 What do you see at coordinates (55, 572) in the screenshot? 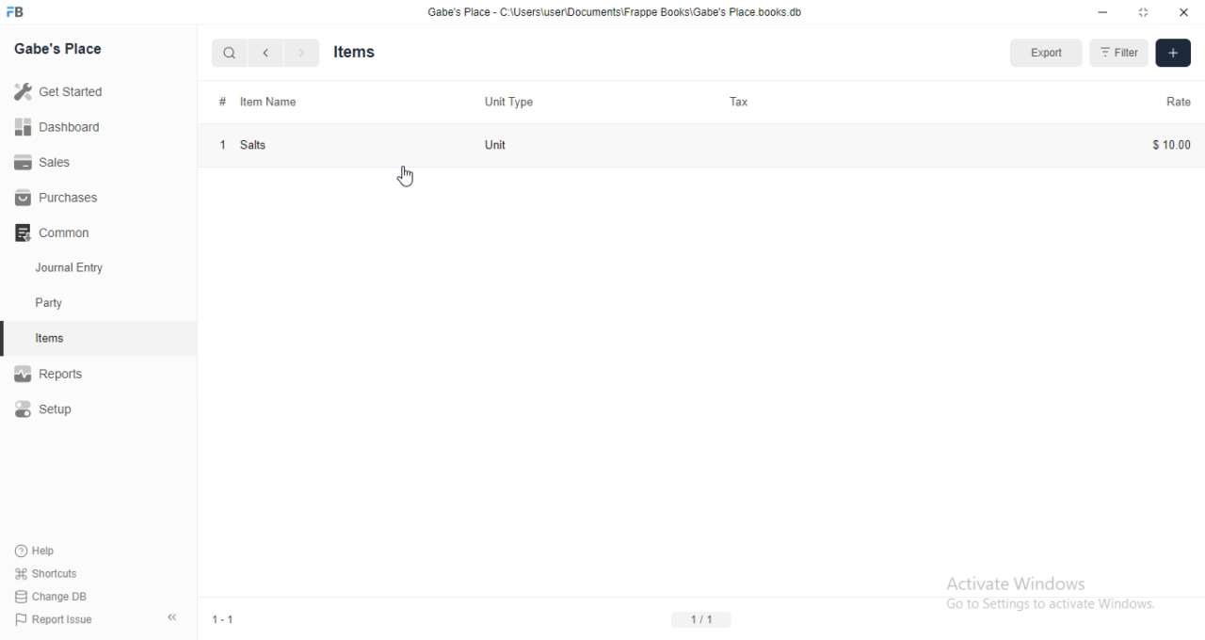
I see `‘Shortcuts` at bounding box center [55, 572].